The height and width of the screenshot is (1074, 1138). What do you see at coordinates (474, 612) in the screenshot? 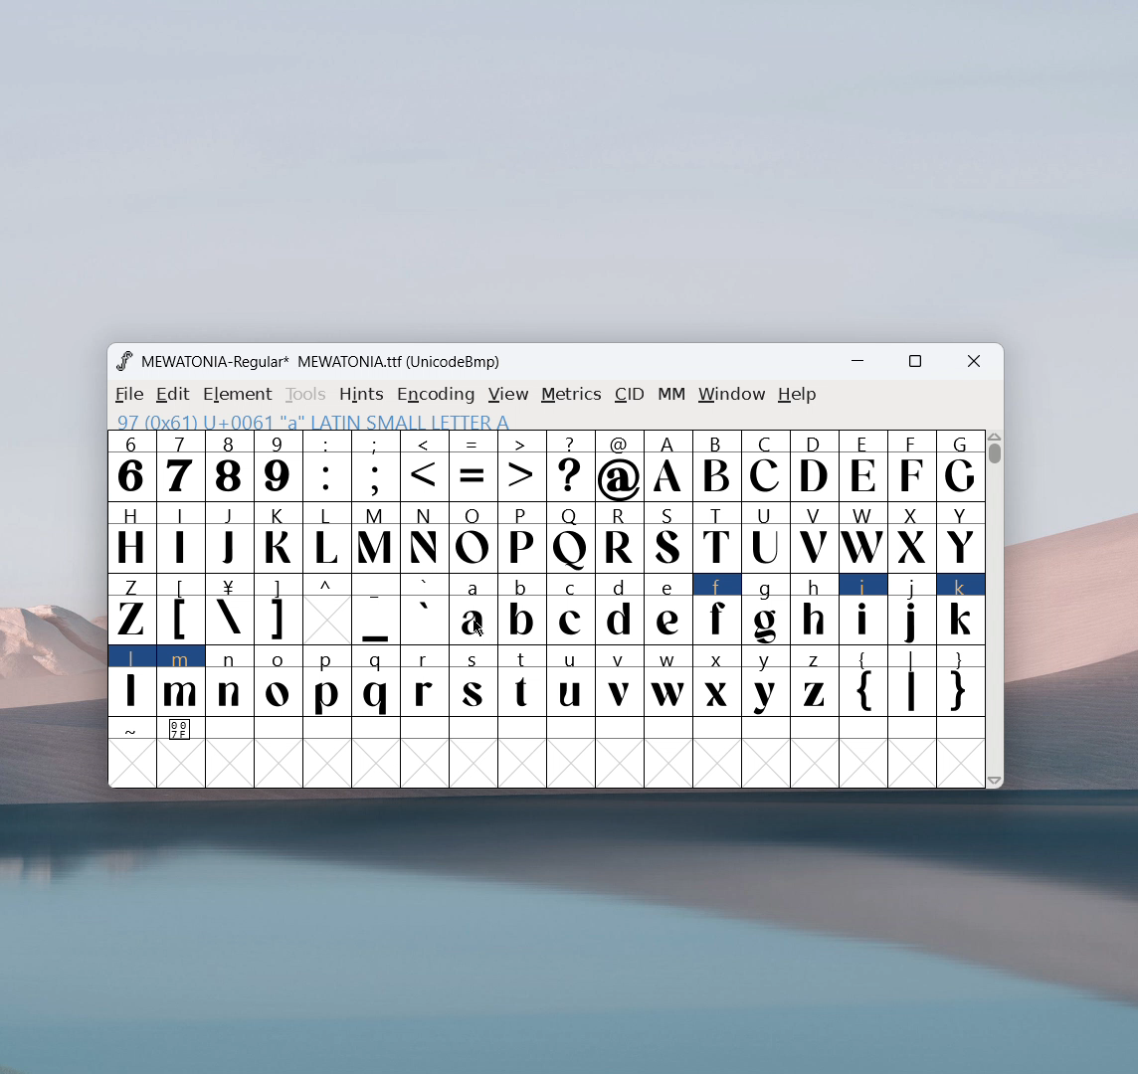
I see `a` at bounding box center [474, 612].